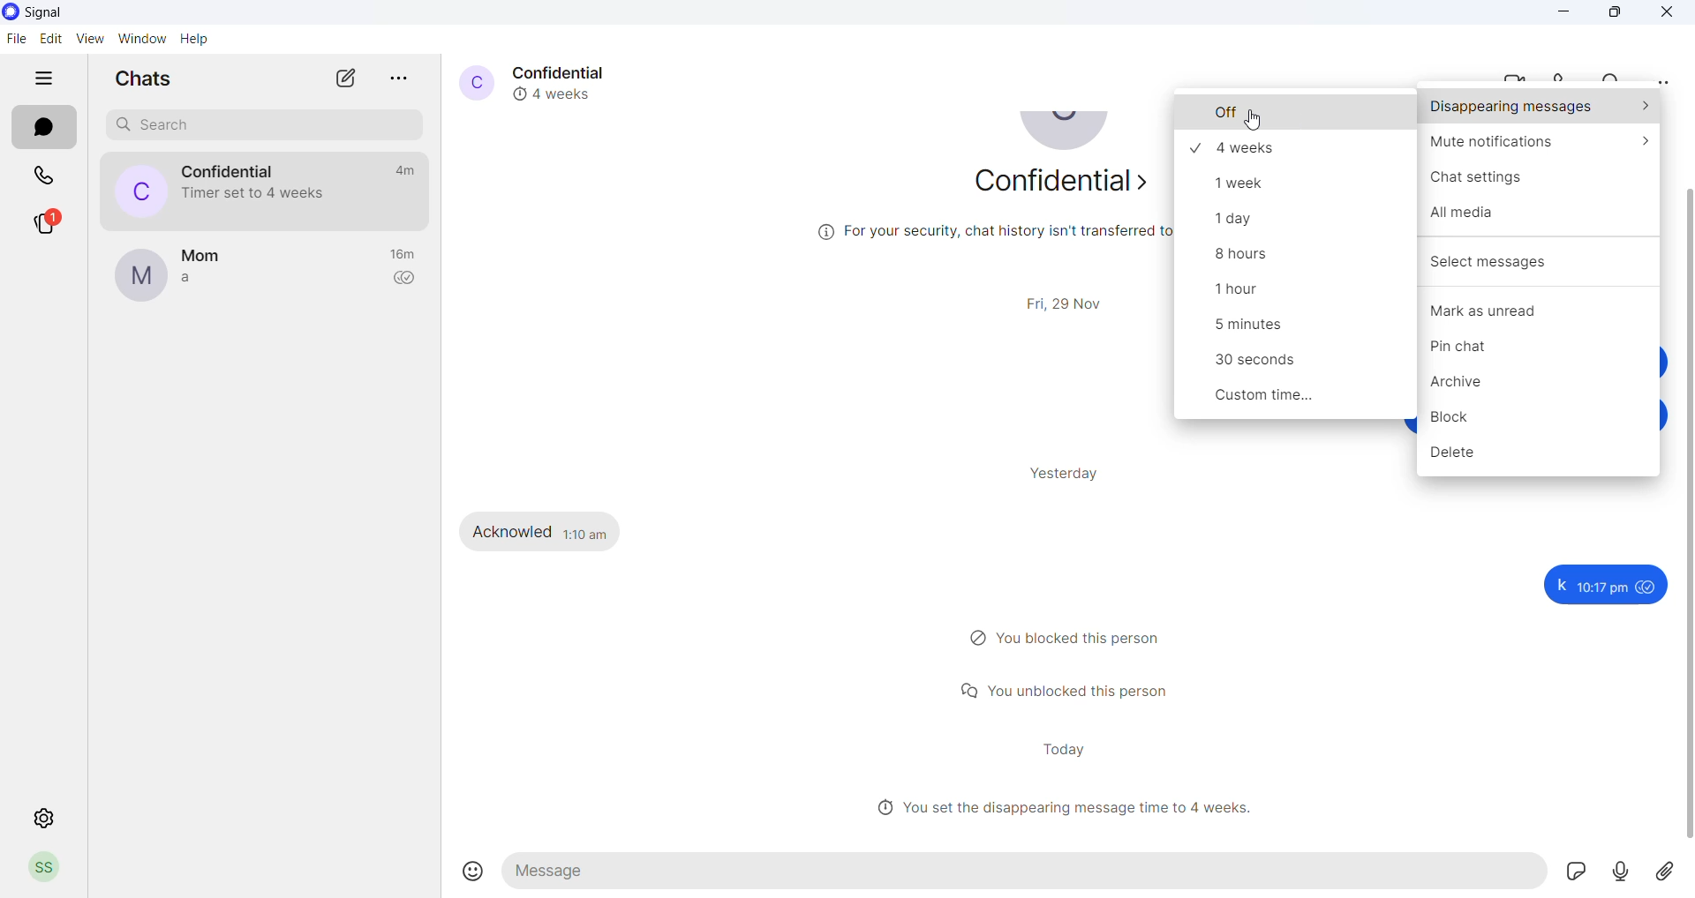  I want to click on minimize, so click(1567, 13).